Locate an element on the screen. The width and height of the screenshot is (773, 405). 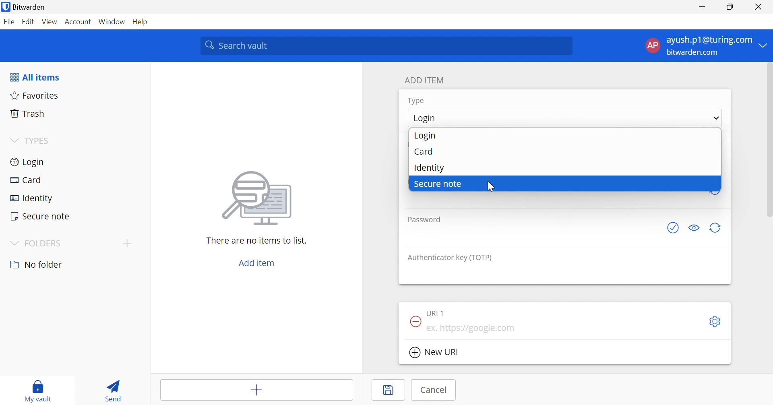
File is located at coordinates (9, 22).